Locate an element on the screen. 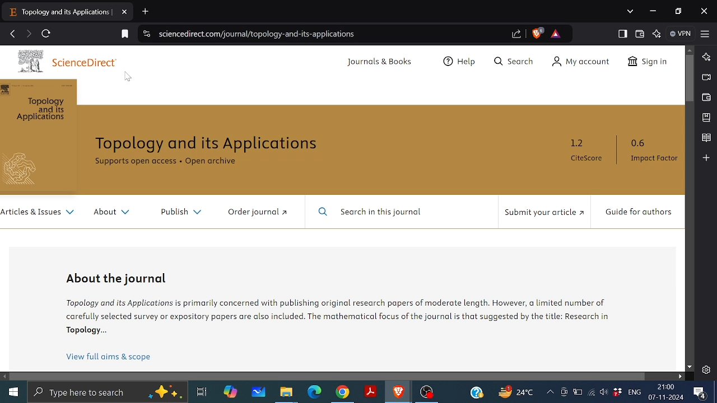 The image size is (717, 403). Customize and control brave is located at coordinates (705, 32).